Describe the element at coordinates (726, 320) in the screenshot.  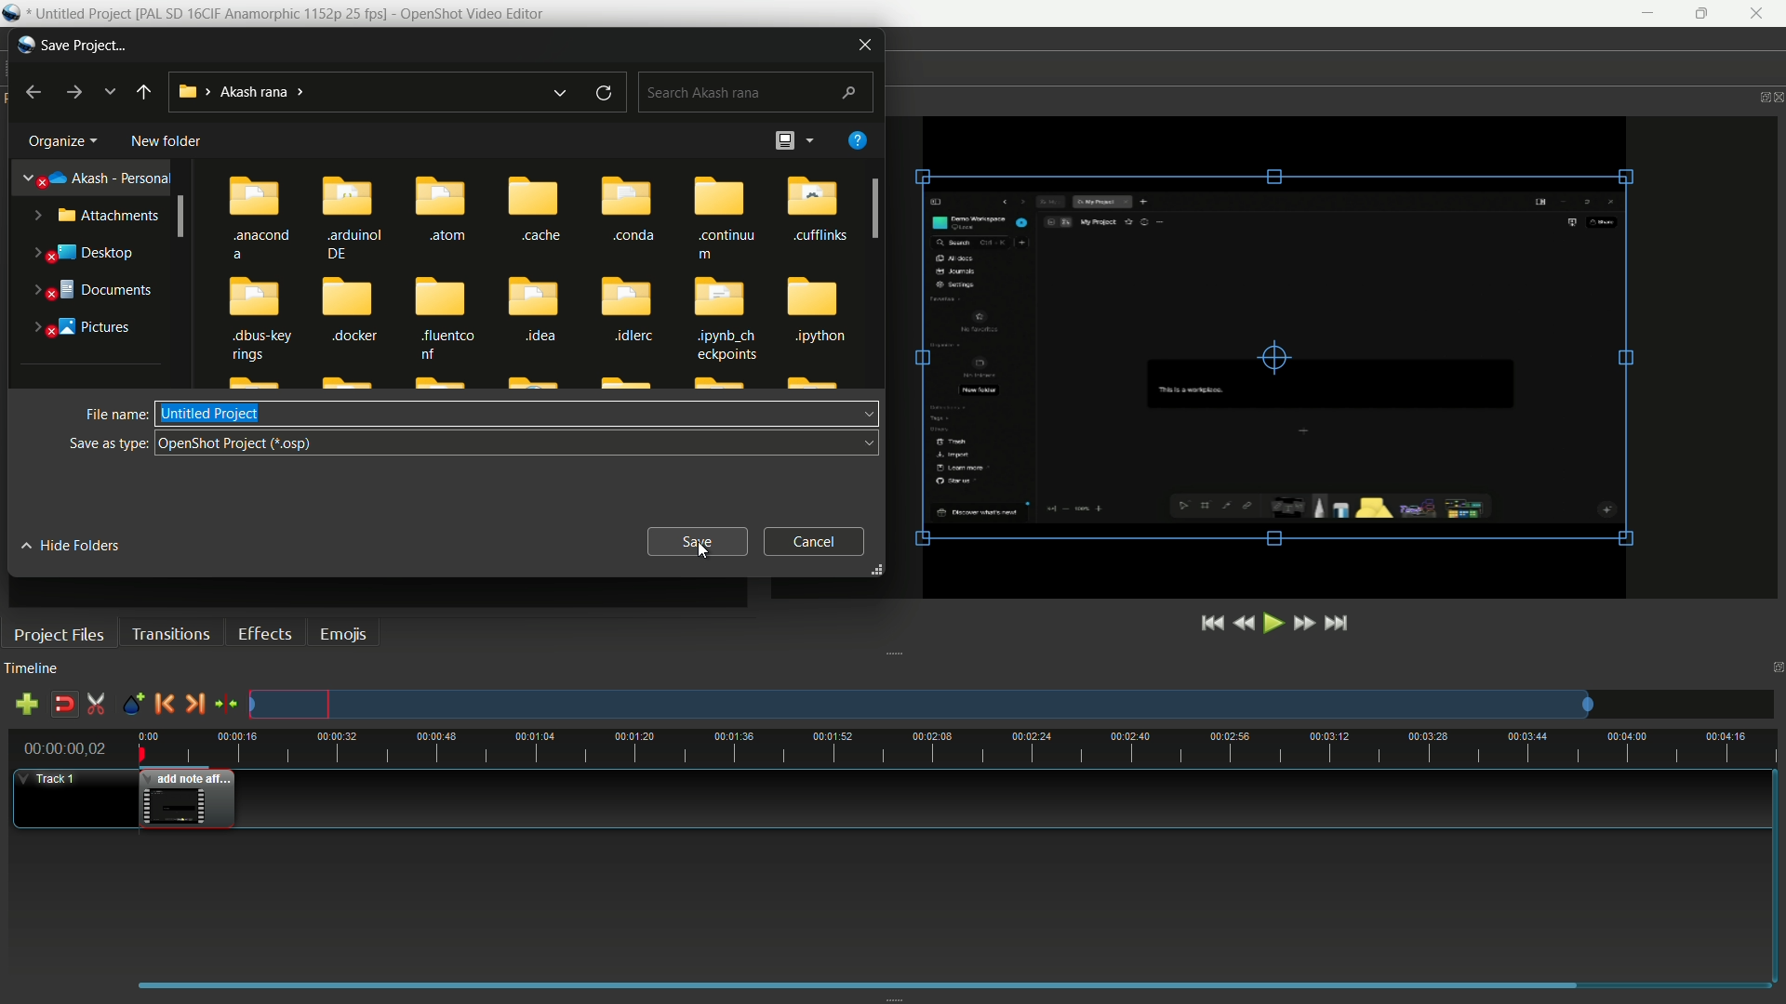
I see `dipynb_ch
eckpoints` at that location.